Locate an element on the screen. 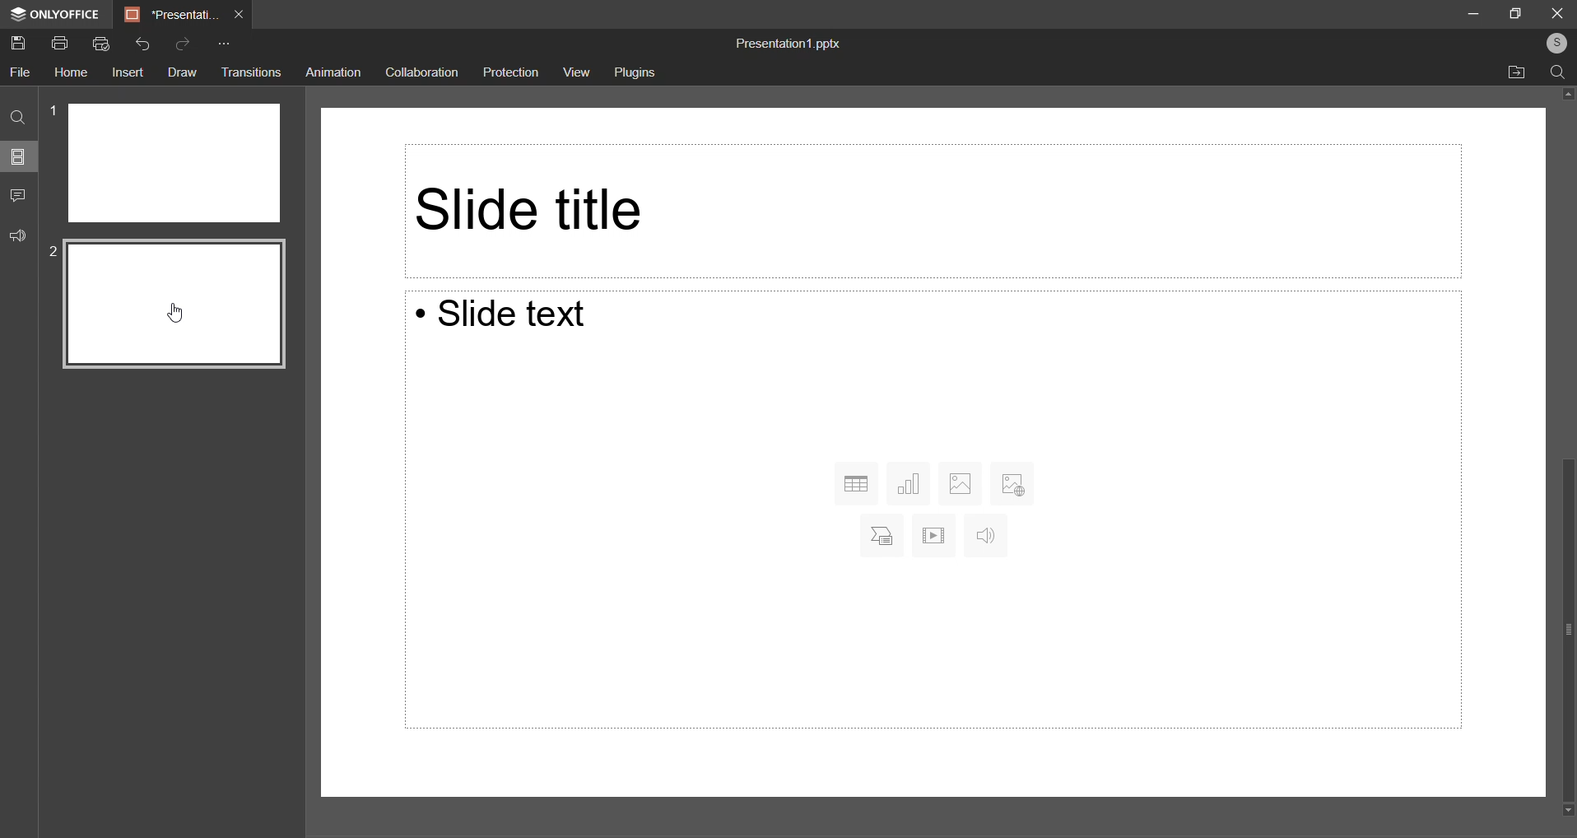 The height and width of the screenshot is (838, 1577). Close is located at coordinates (1558, 12).